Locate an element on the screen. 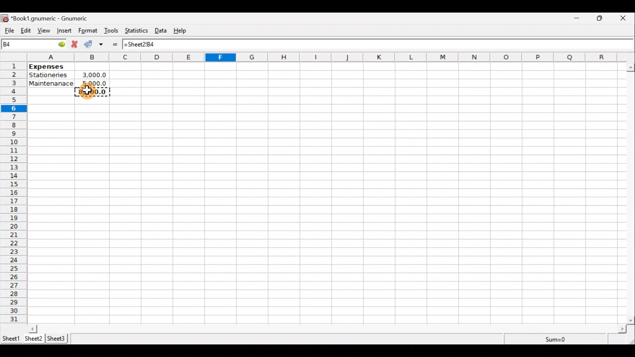 The width and height of the screenshot is (635, 357). Edit is located at coordinates (26, 31).